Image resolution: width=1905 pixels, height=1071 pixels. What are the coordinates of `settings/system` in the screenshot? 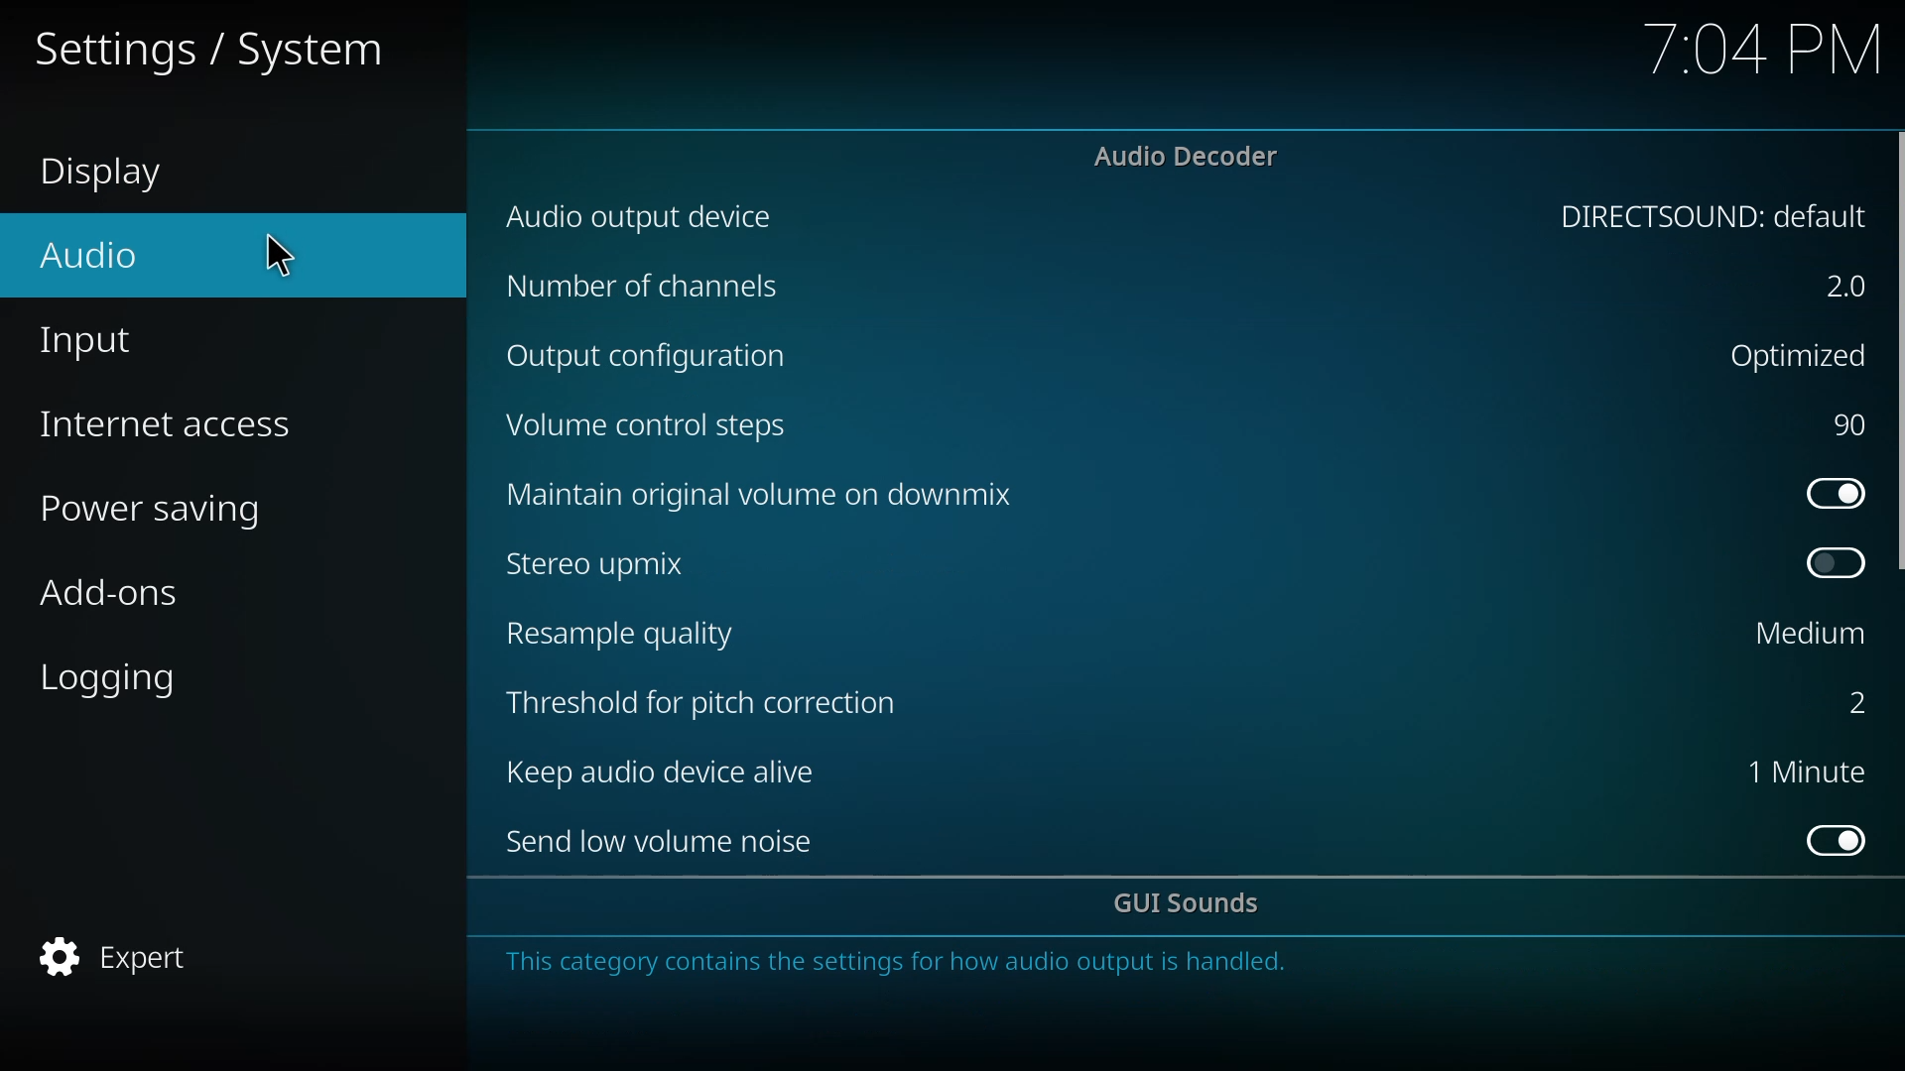 It's located at (204, 52).